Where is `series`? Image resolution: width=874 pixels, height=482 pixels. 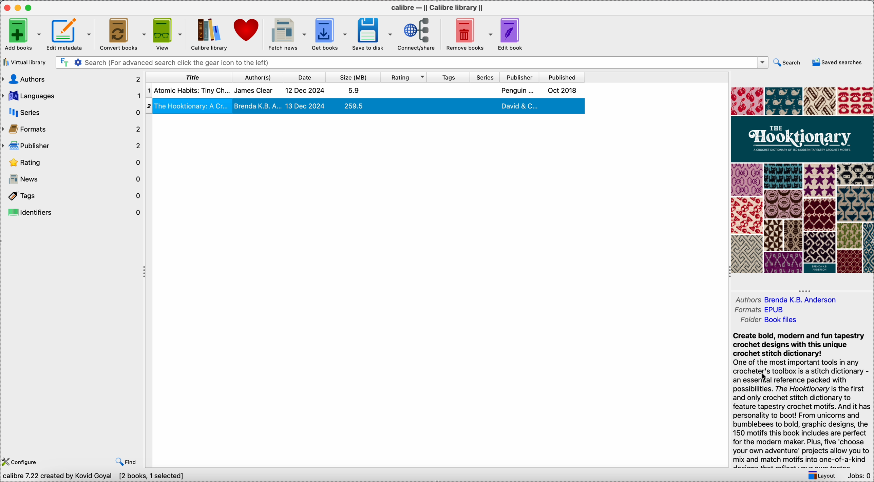 series is located at coordinates (71, 112).